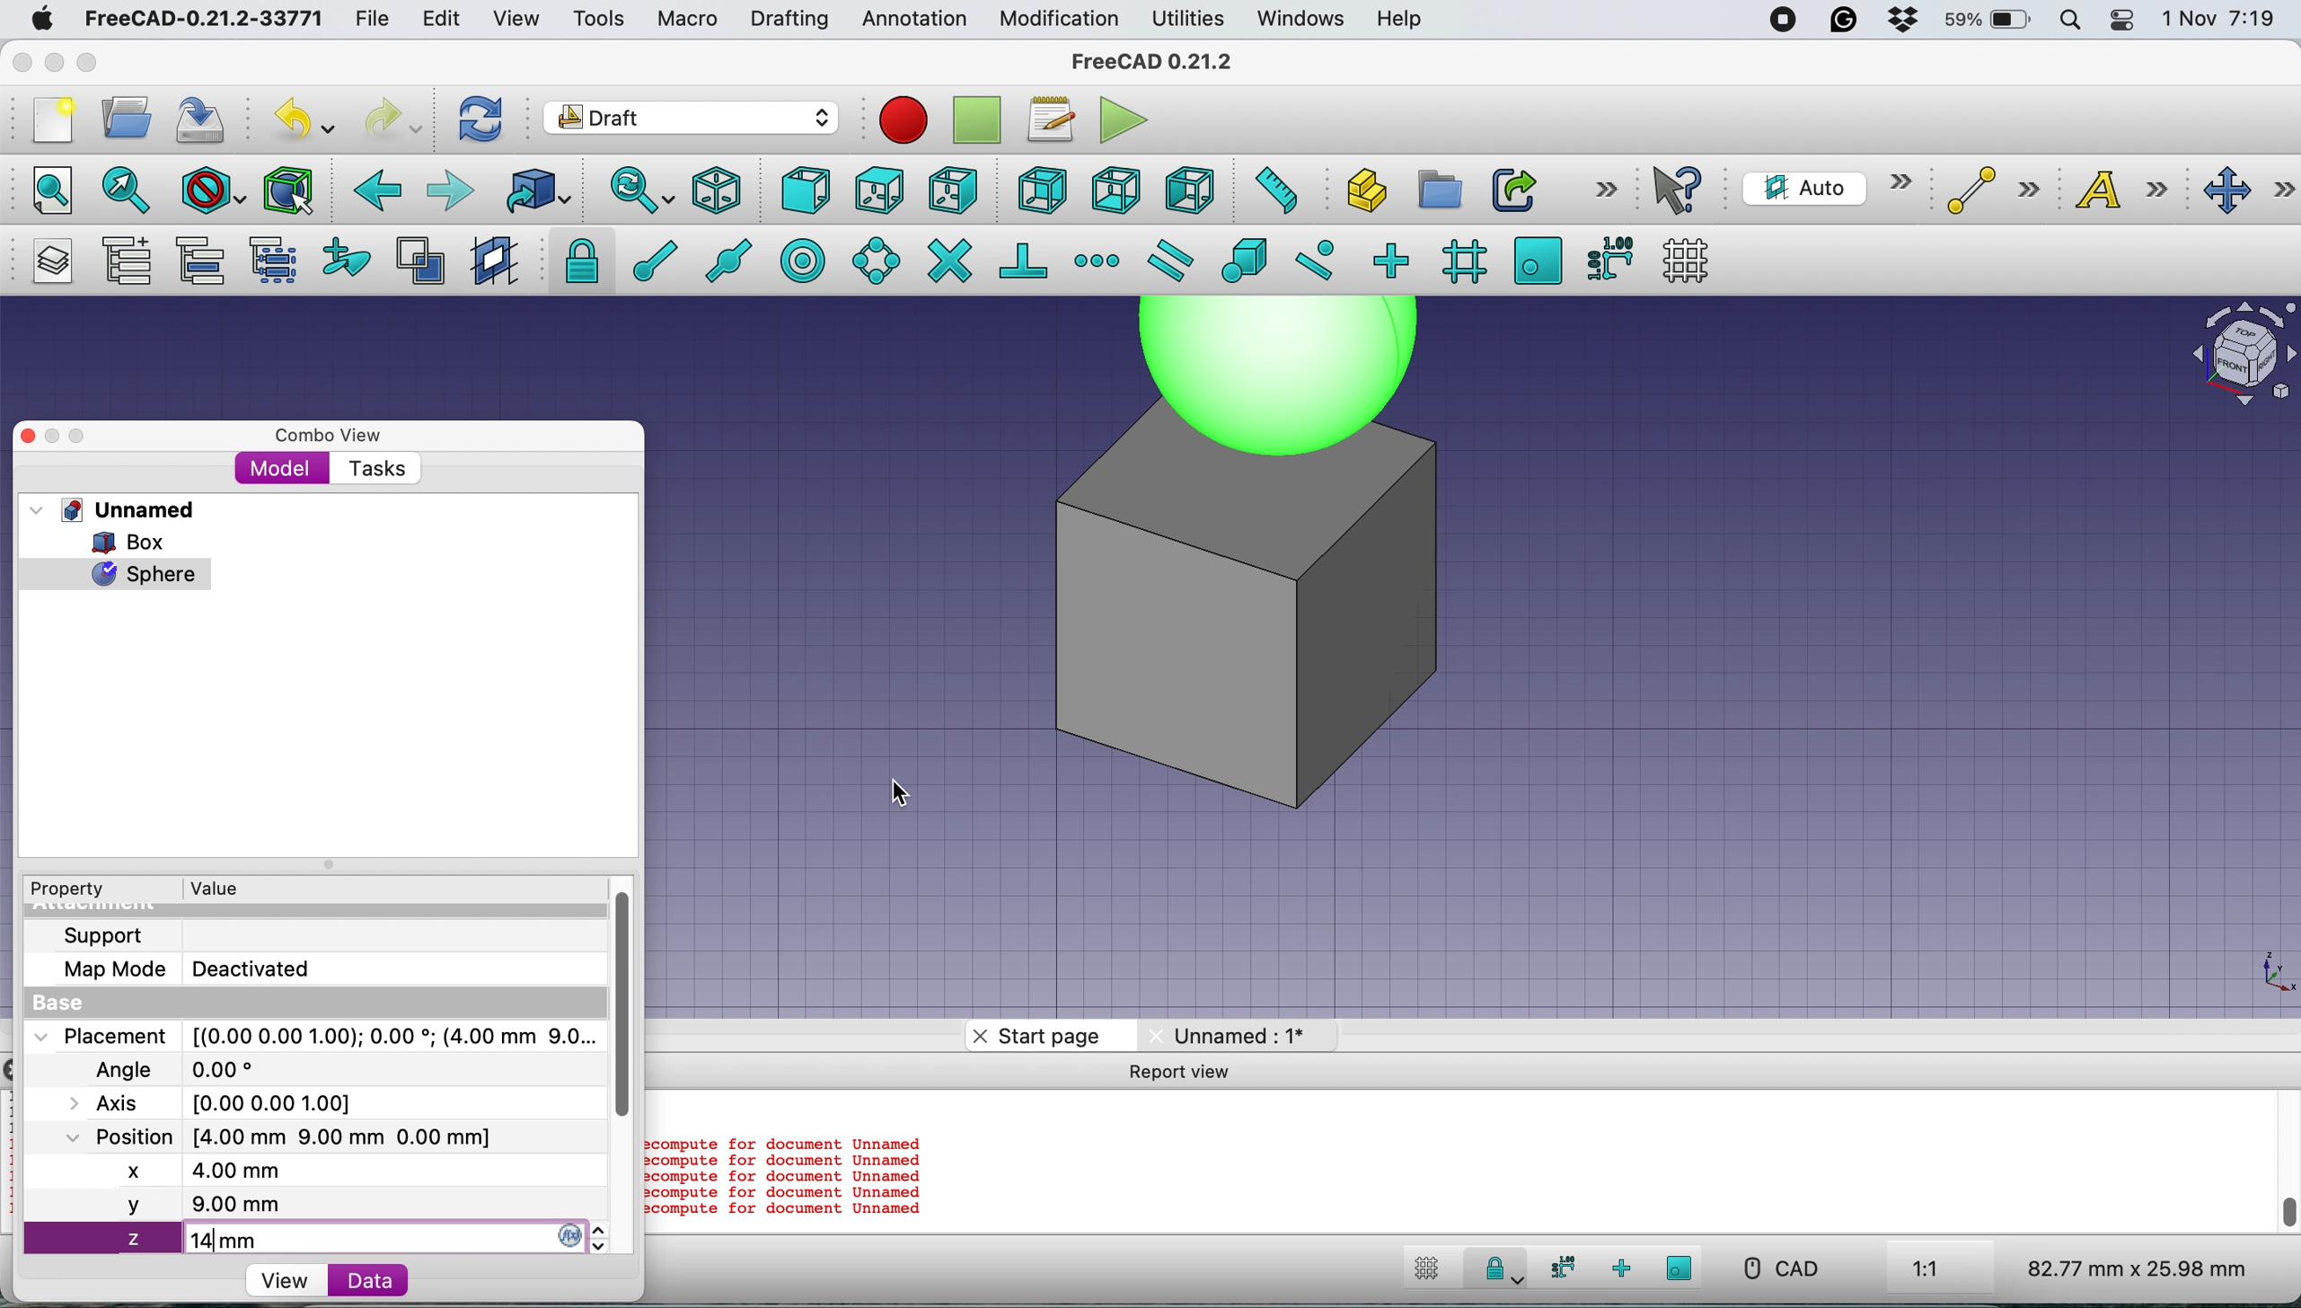  I want to click on aspect ratio, so click(1926, 1270).